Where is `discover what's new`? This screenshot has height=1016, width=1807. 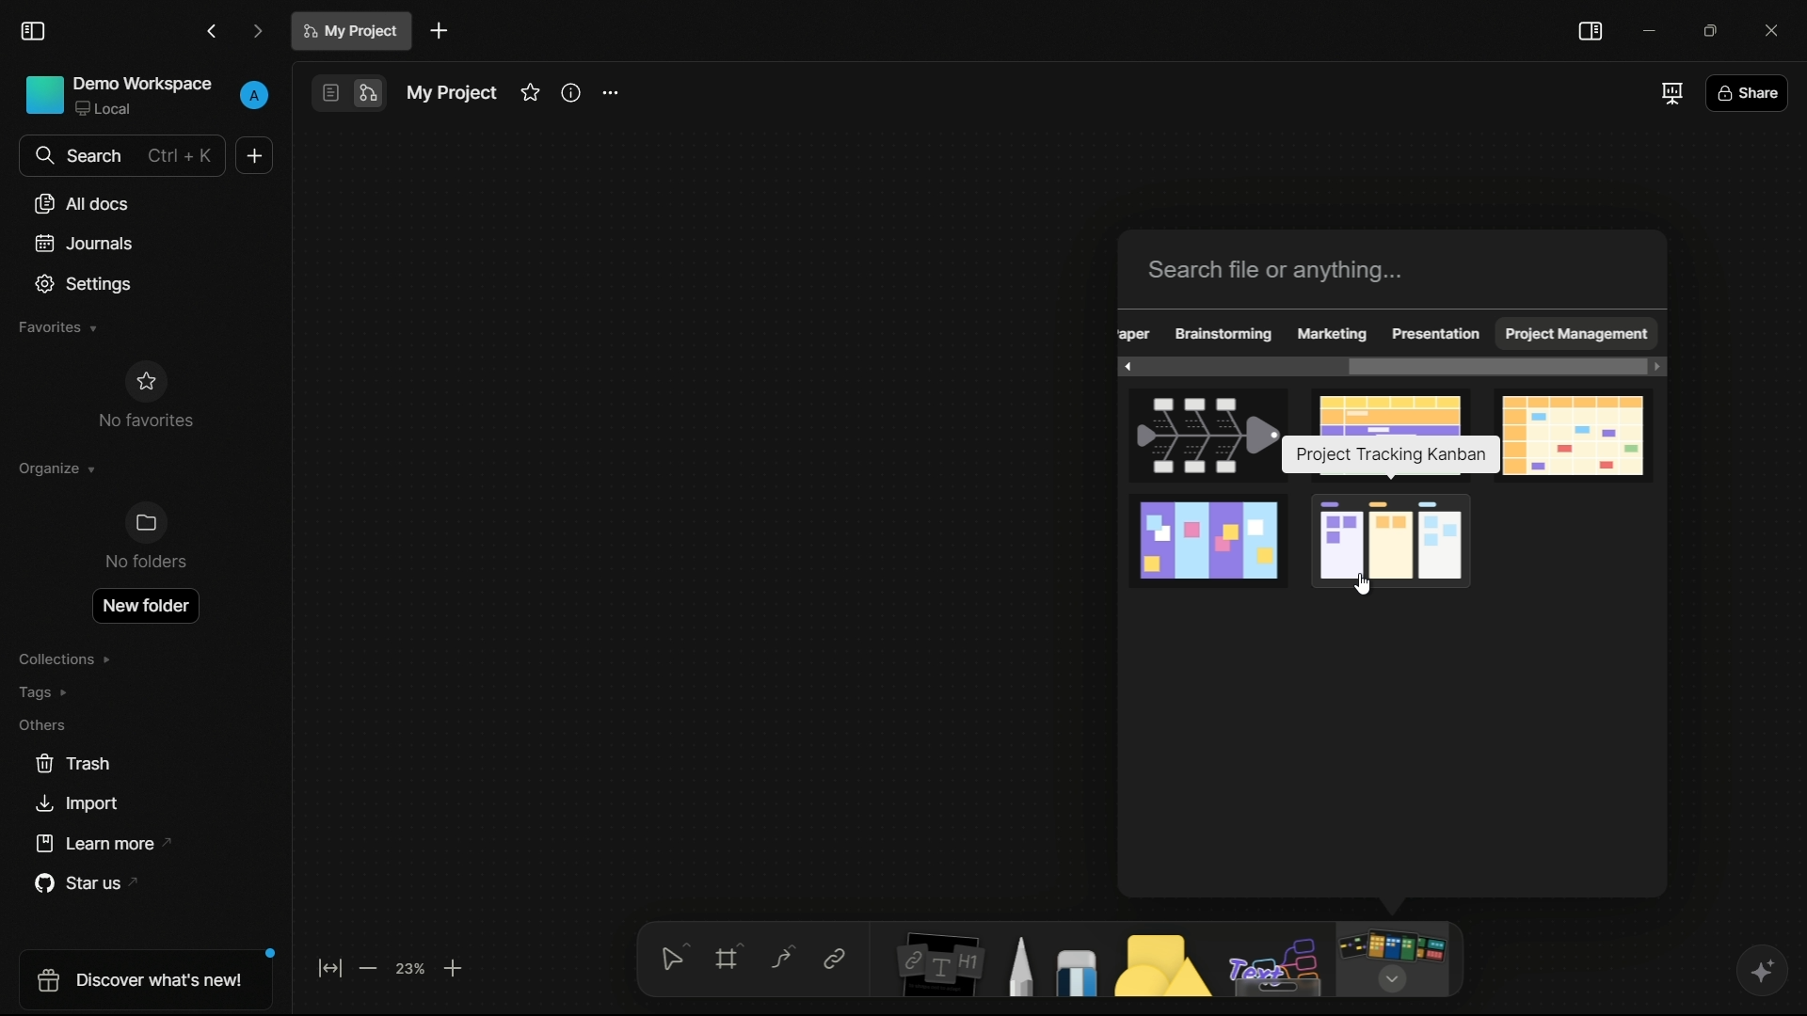 discover what's new is located at coordinates (151, 978).